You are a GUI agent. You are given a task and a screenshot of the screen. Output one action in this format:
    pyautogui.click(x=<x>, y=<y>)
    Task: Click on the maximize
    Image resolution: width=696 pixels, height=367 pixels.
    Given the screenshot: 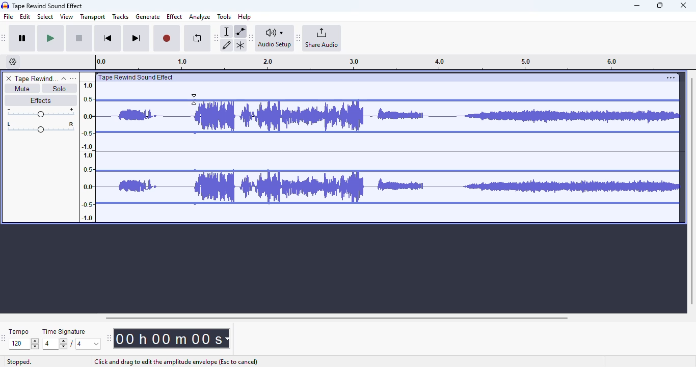 What is the action you would take?
    pyautogui.click(x=660, y=5)
    